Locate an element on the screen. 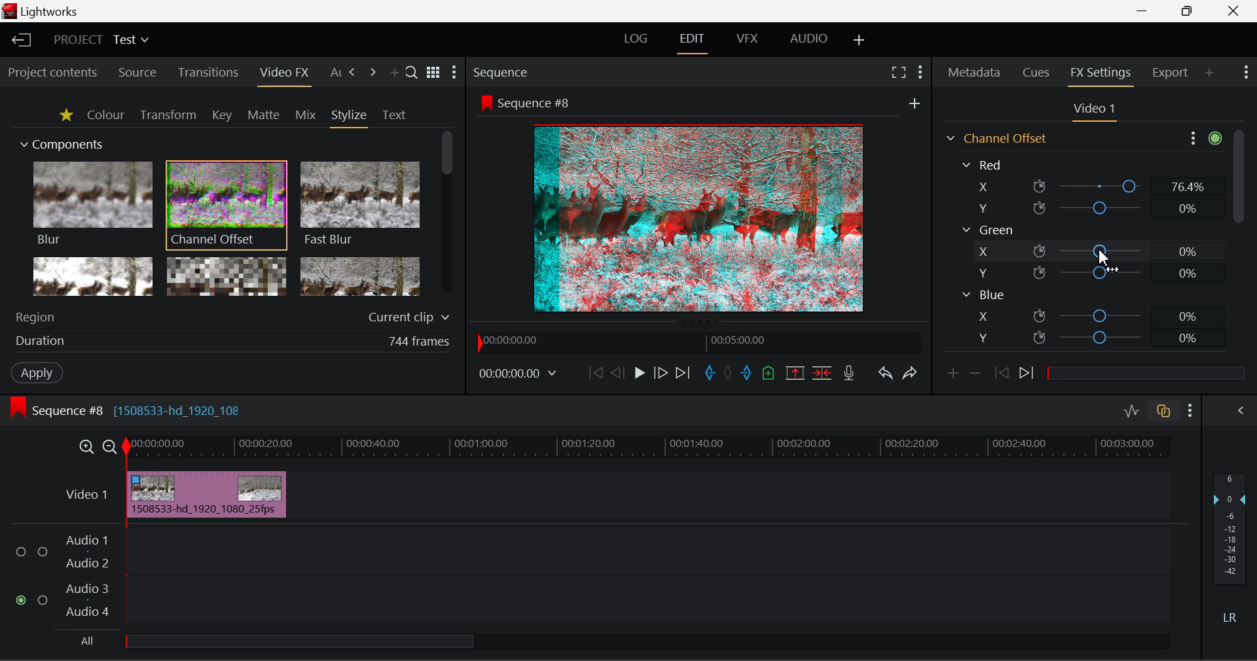  VFX Layout is located at coordinates (747, 42).